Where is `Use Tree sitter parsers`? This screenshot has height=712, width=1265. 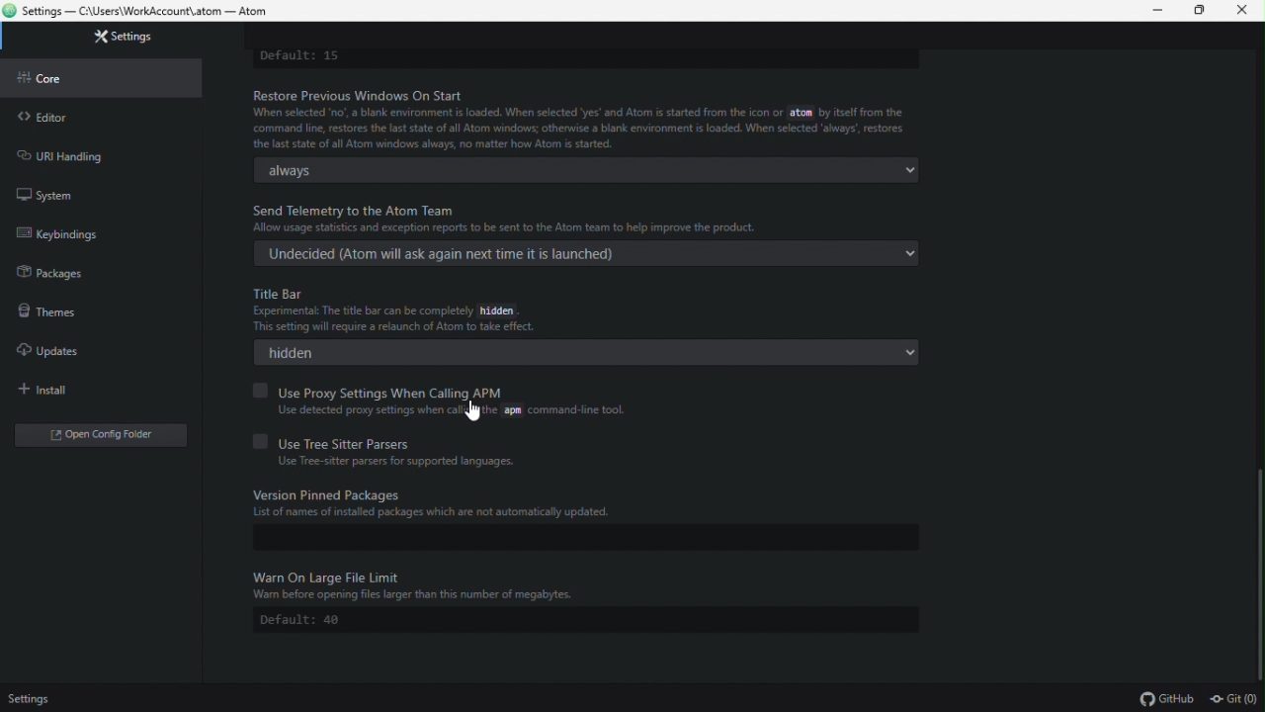 Use Tree sitter parsers is located at coordinates (375, 440).